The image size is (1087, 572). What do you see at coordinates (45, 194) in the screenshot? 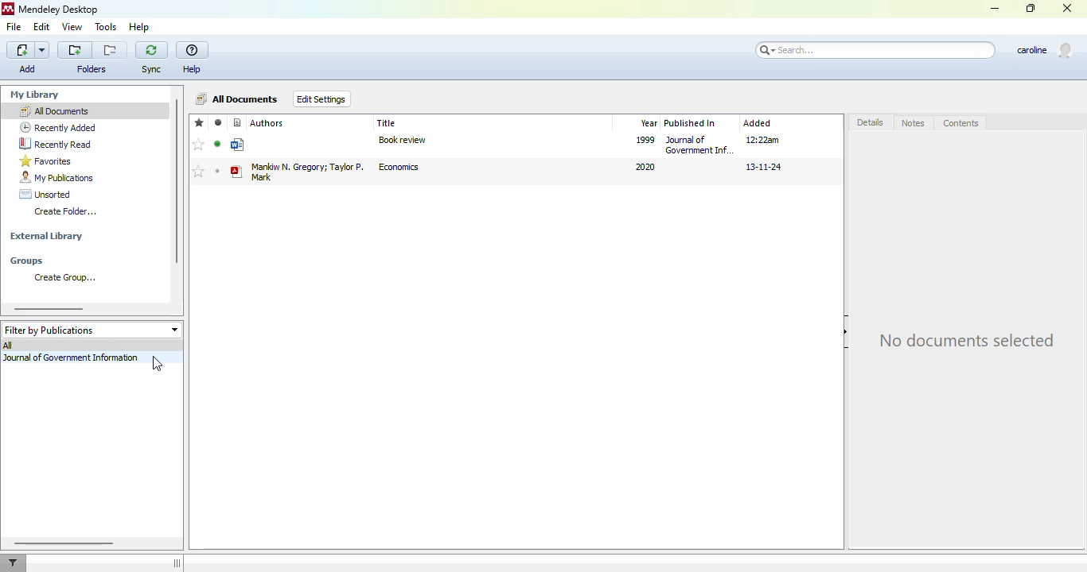
I see `unsorted` at bounding box center [45, 194].